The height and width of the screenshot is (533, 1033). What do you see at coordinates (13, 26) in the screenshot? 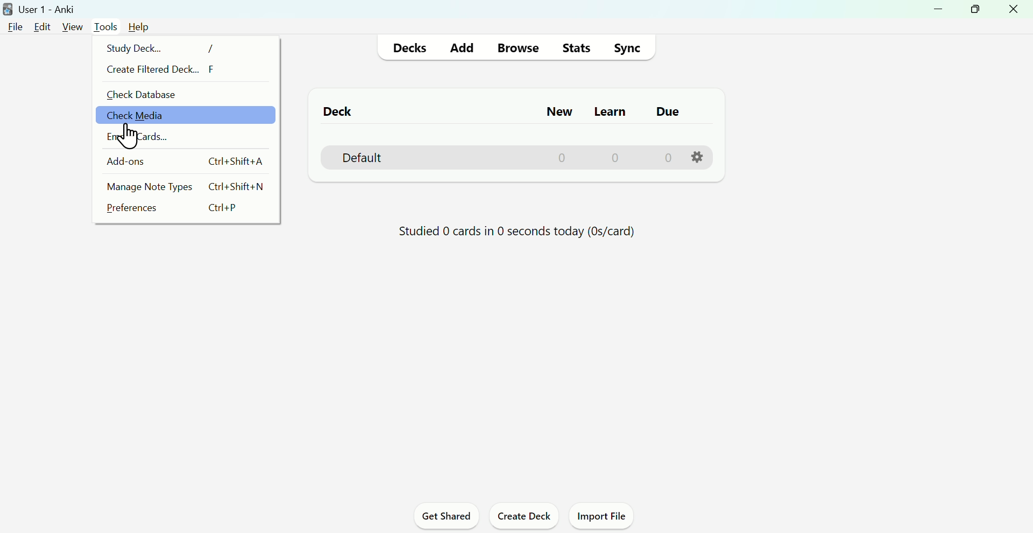
I see `File` at bounding box center [13, 26].